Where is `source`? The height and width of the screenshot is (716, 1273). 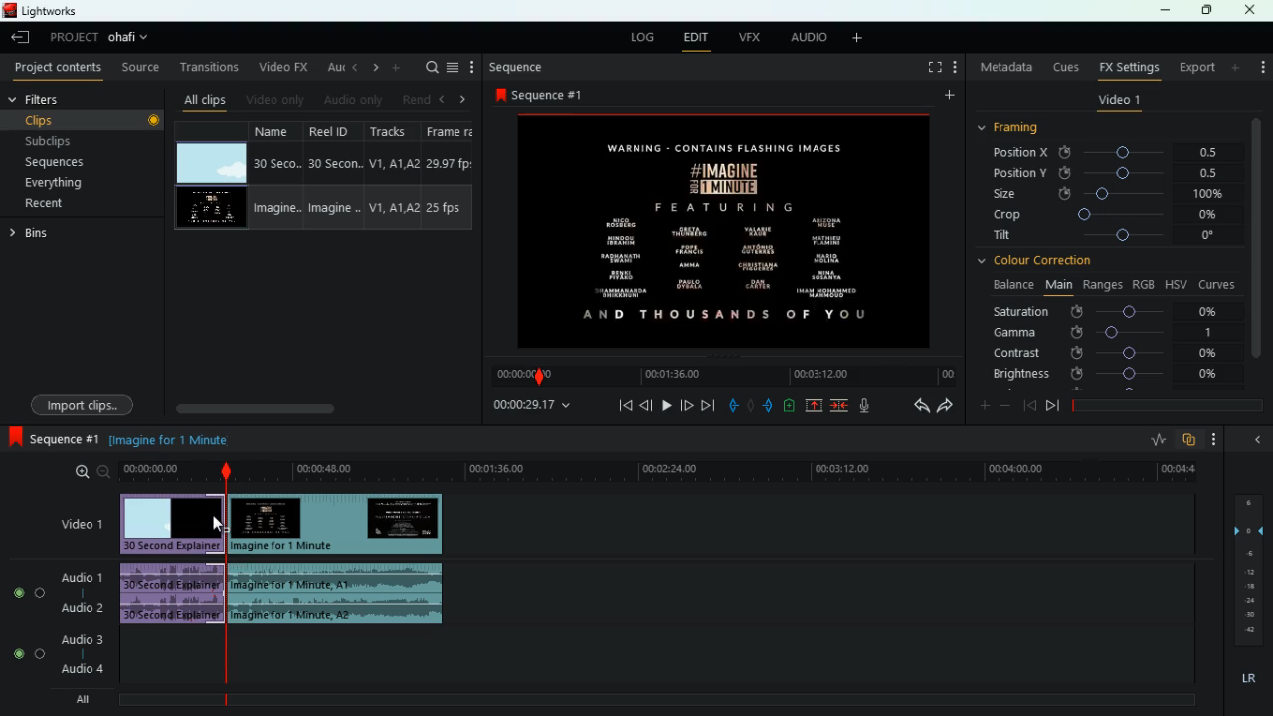 source is located at coordinates (142, 69).